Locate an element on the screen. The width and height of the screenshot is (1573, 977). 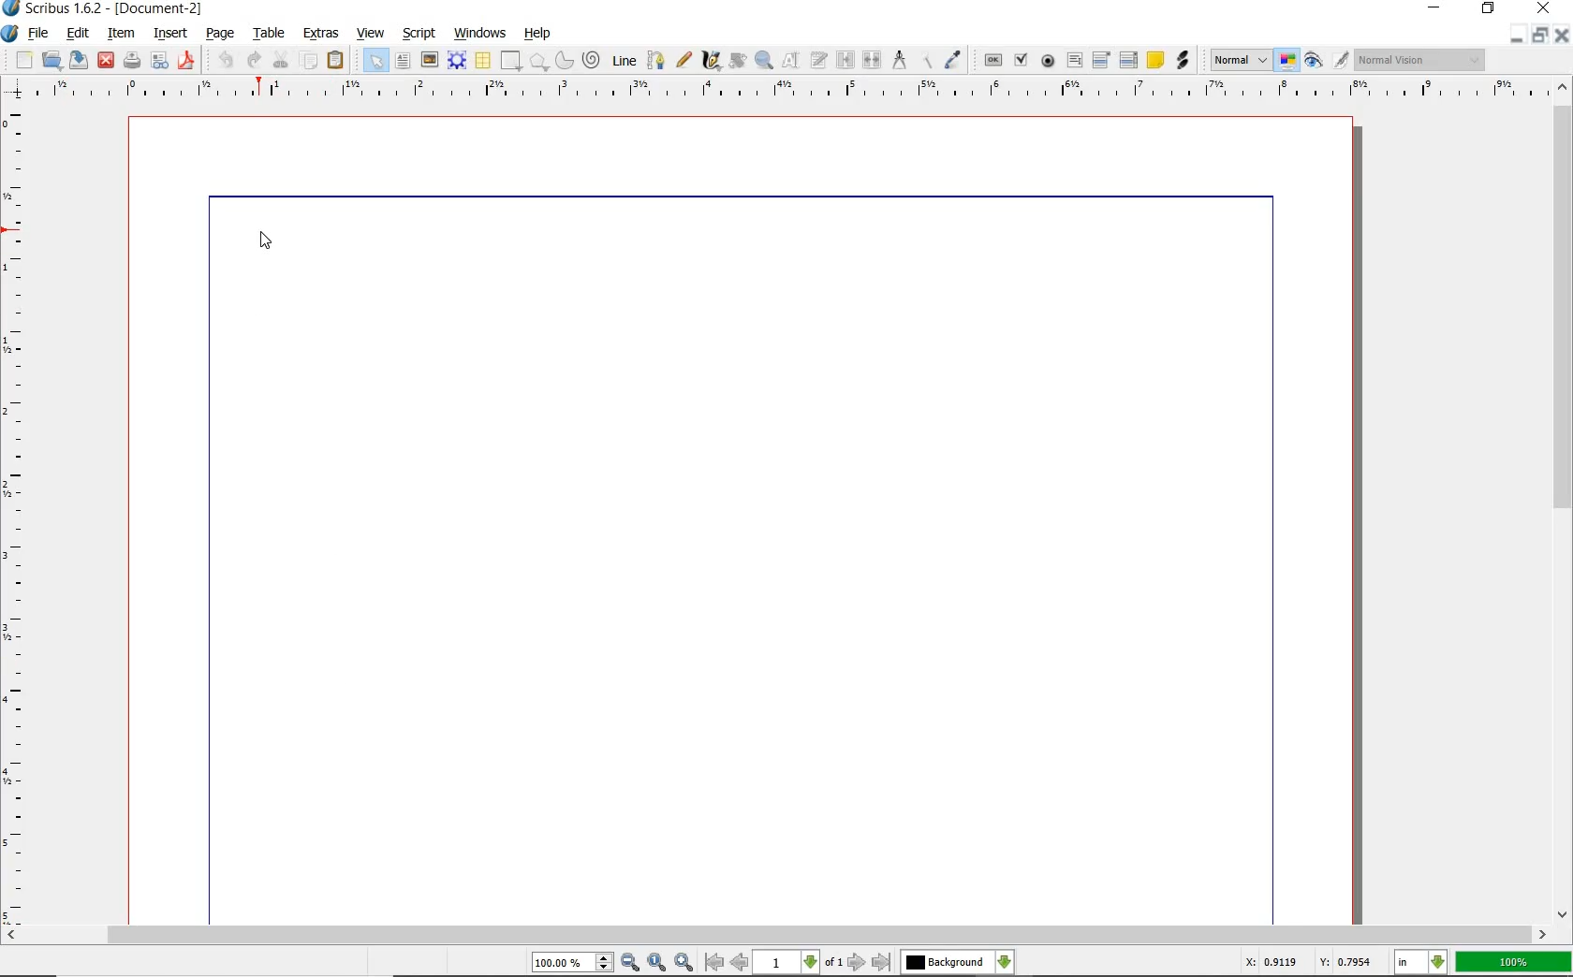
polygon is located at coordinates (538, 62).